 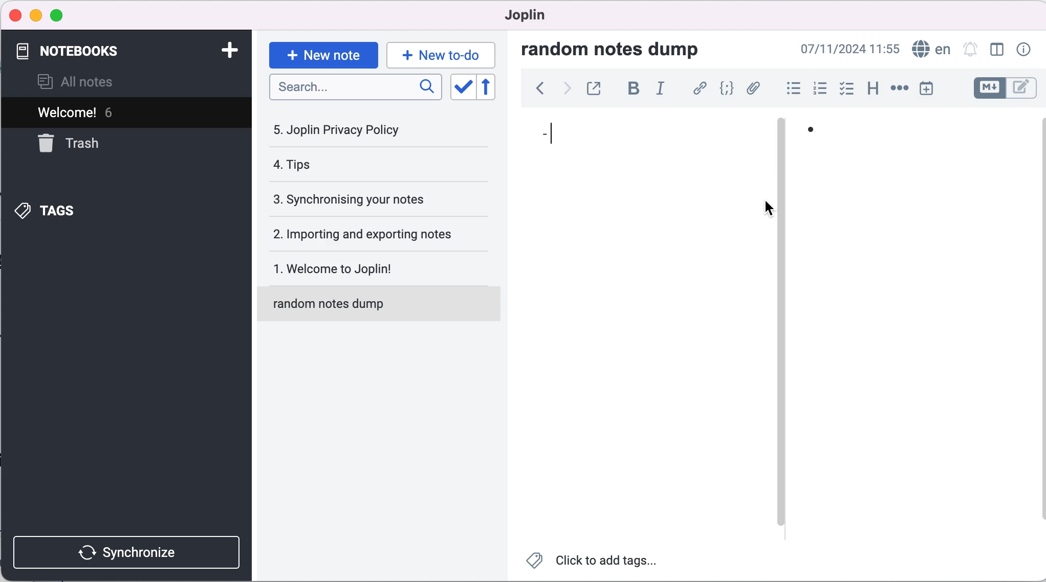 I want to click on attach file, so click(x=752, y=89).